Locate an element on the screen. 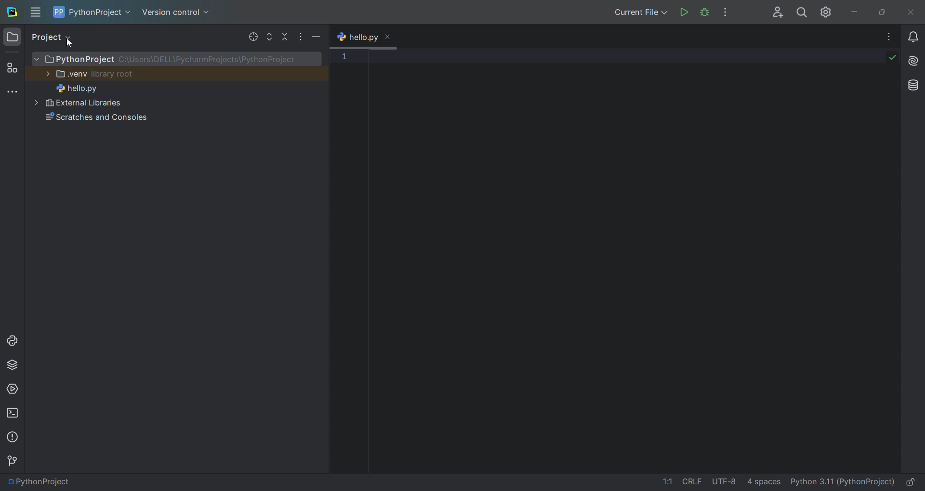  code checker is located at coordinates (892, 58).